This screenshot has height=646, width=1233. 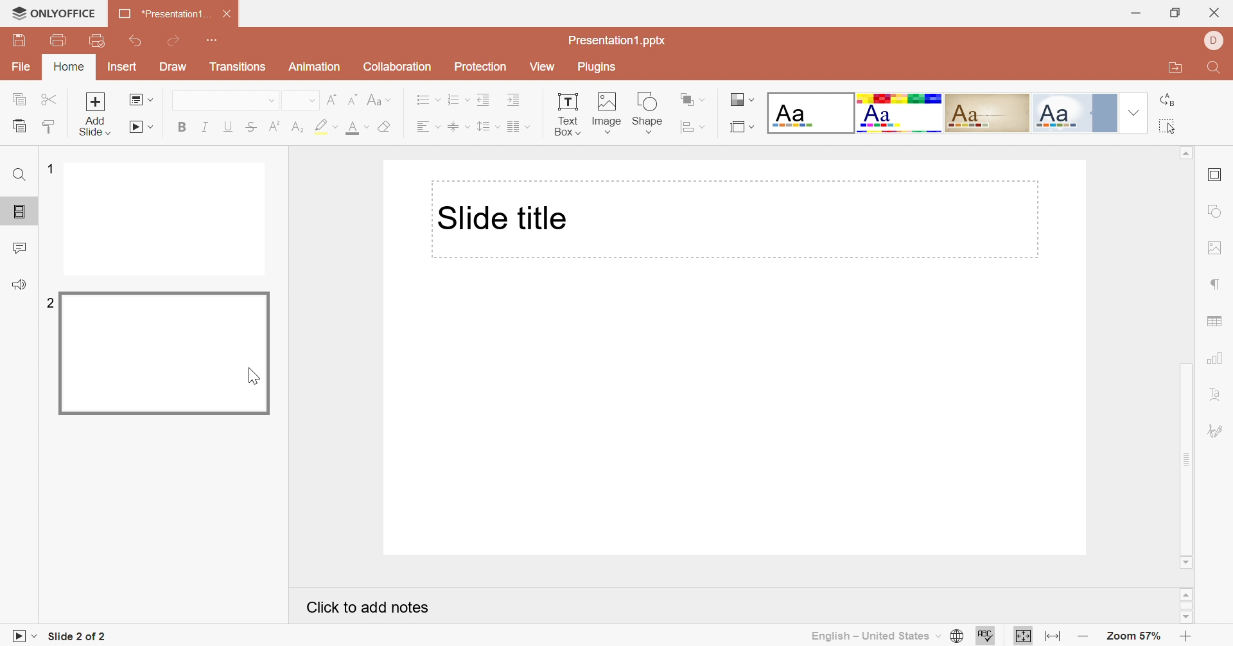 I want to click on Protection, so click(x=480, y=67).